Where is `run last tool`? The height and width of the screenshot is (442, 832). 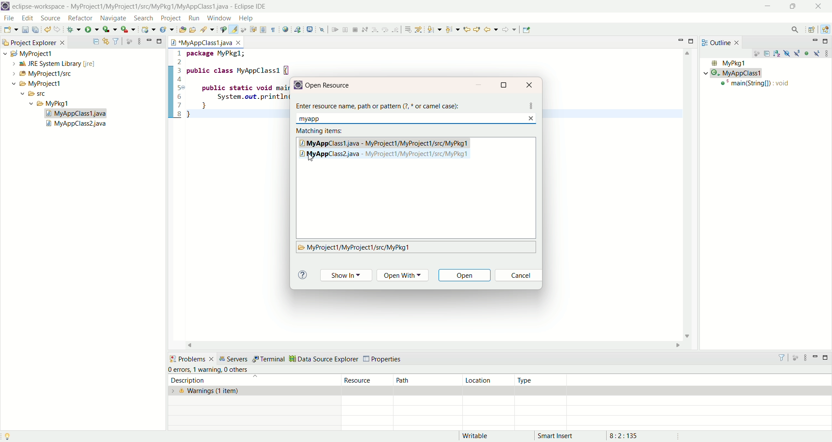
run last tool is located at coordinates (128, 30).